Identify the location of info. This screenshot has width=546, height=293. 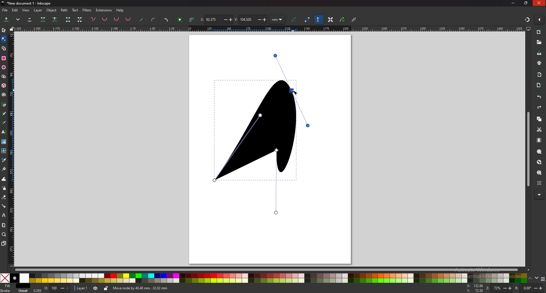
(193, 288).